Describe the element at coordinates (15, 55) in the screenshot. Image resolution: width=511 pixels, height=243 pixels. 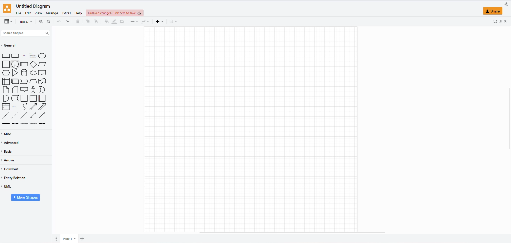
I see `ROUND RECTANGLE` at that location.